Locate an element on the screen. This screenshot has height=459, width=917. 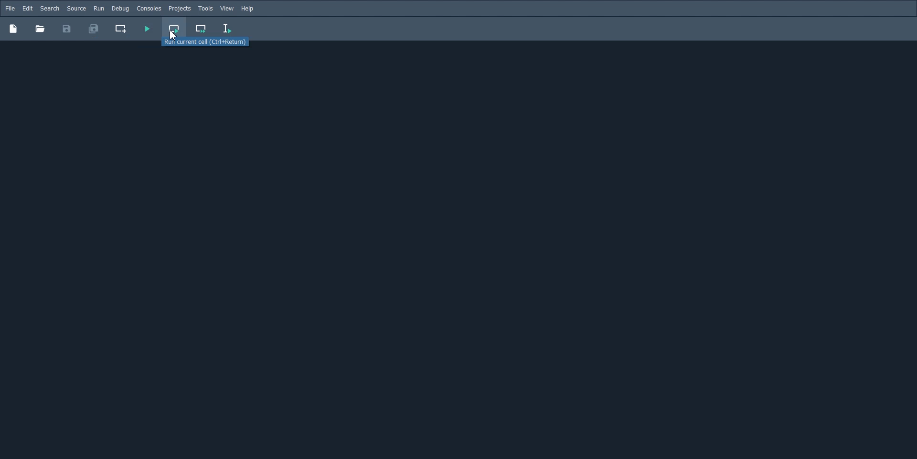
view is located at coordinates (227, 9).